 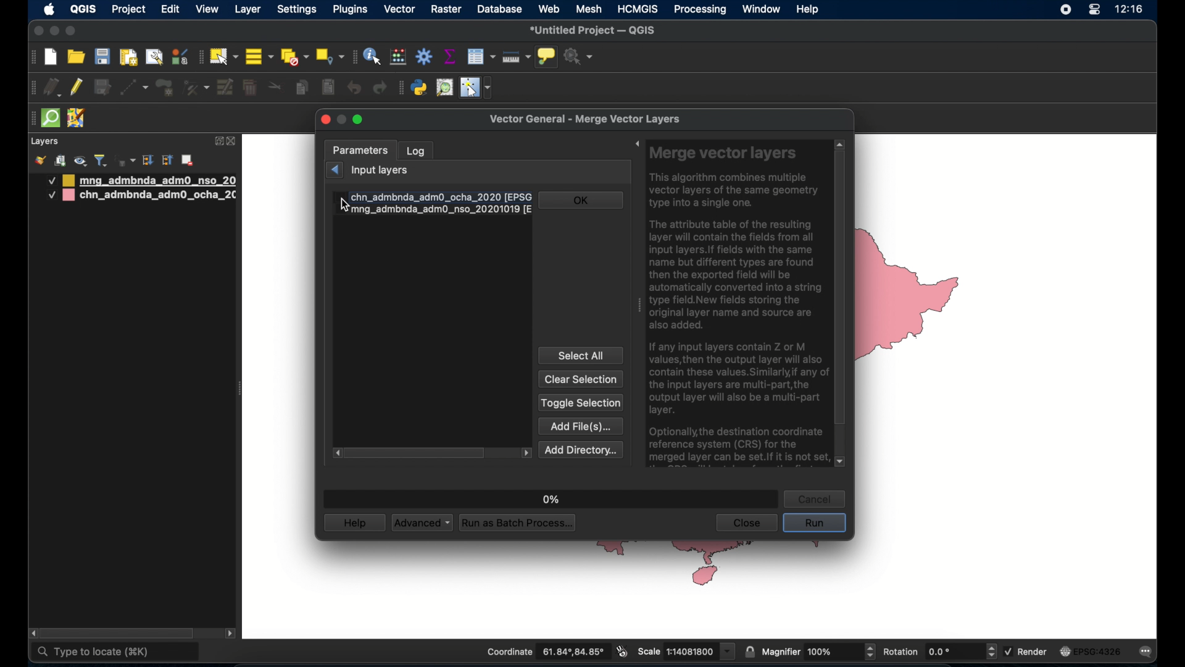 I want to click on scroll right, so click(x=335, y=453).